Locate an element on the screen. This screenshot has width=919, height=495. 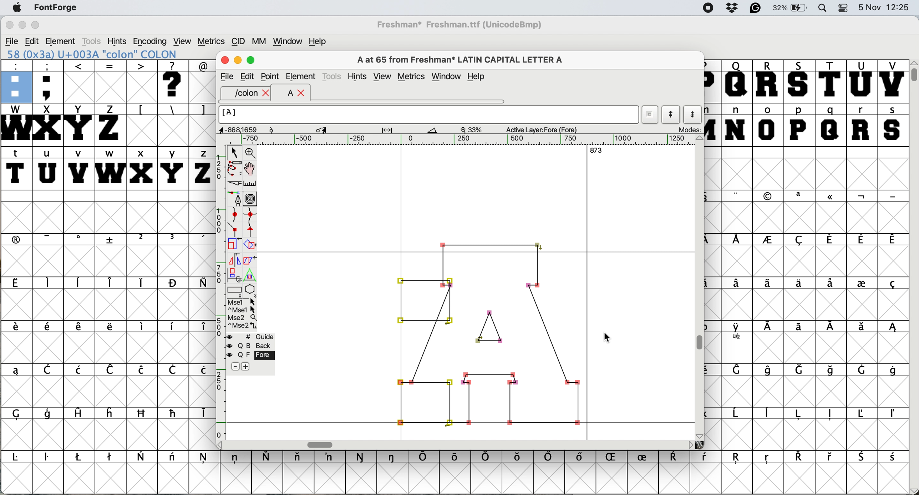
symbol is located at coordinates (200, 413).